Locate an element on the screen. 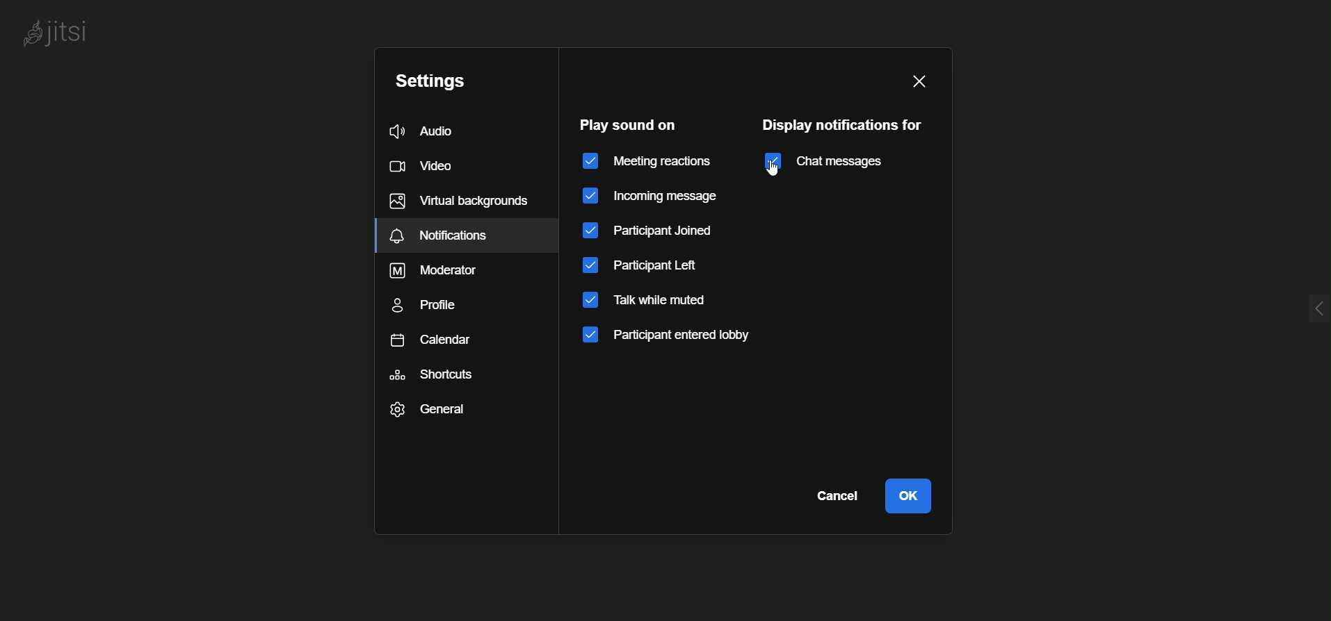 The image size is (1331, 621). audio is located at coordinates (435, 131).